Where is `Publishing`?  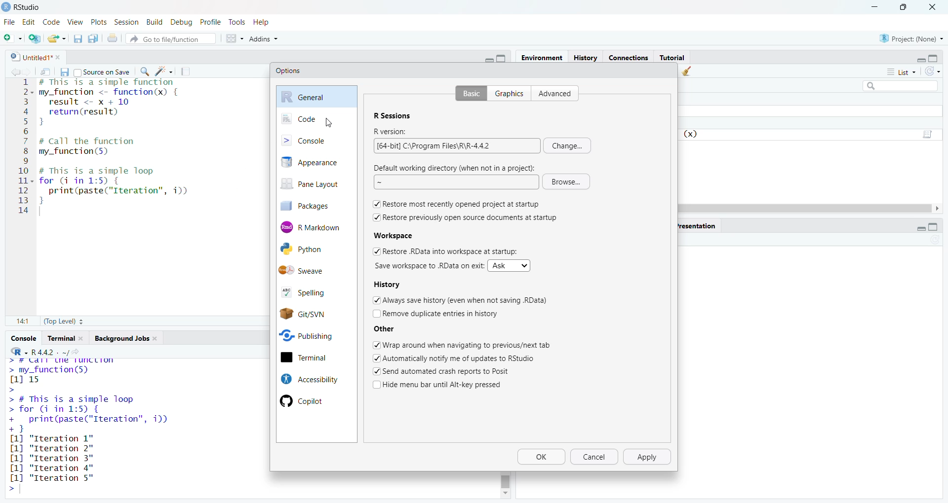 Publishing is located at coordinates (314, 334).